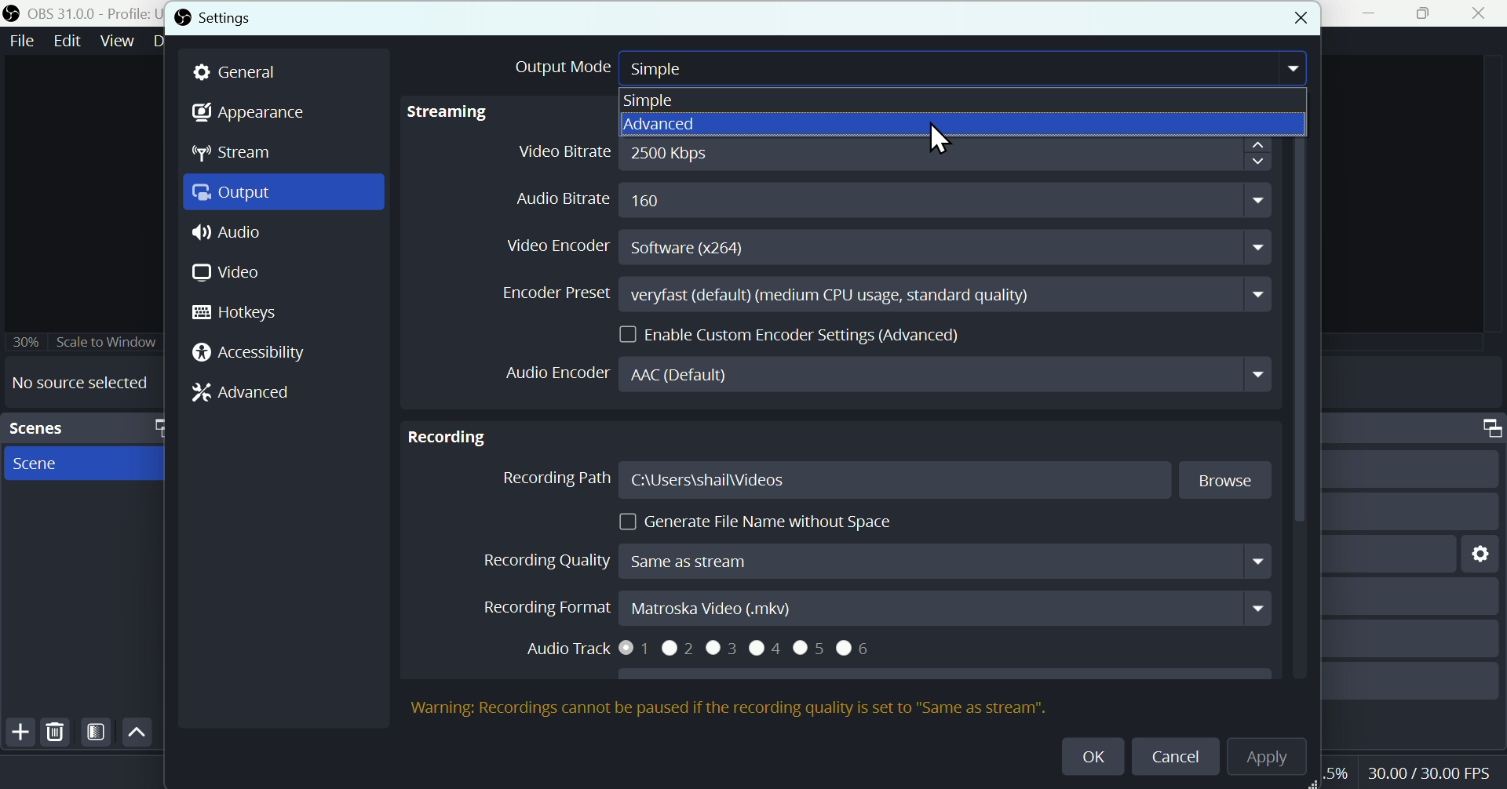 Image resolution: width=1507 pixels, height=789 pixels. I want to click on up, so click(137, 731).